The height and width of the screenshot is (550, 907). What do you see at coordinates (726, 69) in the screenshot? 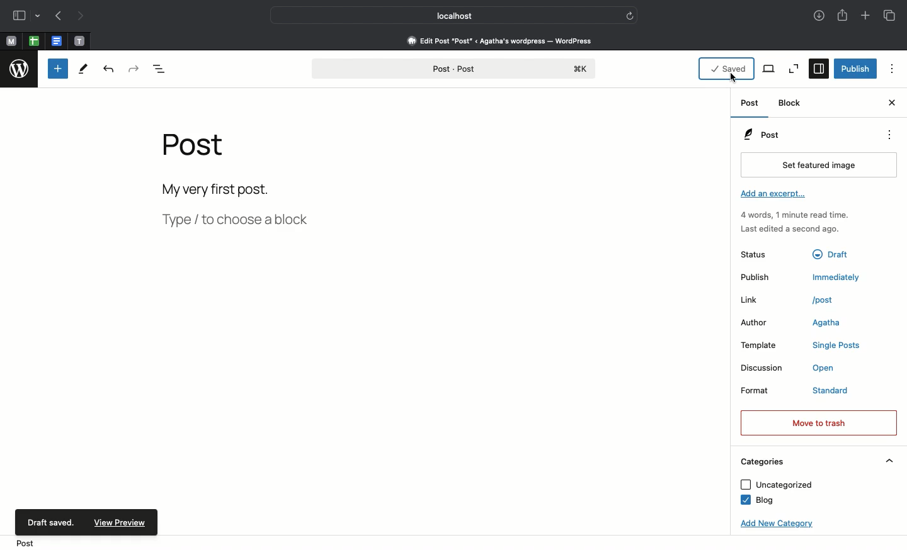
I see `Saved changes` at bounding box center [726, 69].